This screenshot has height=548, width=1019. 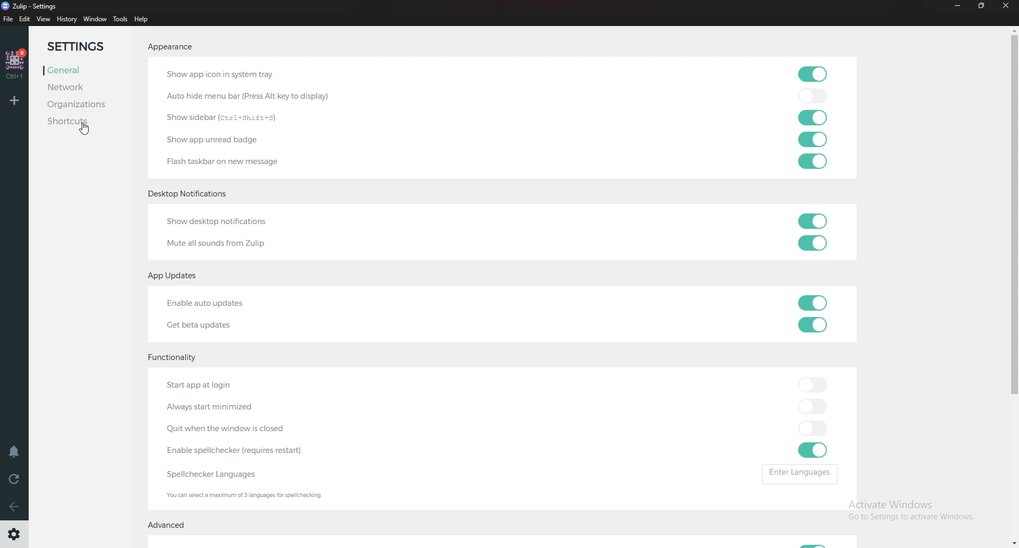 I want to click on Scroll bar, so click(x=1014, y=285).